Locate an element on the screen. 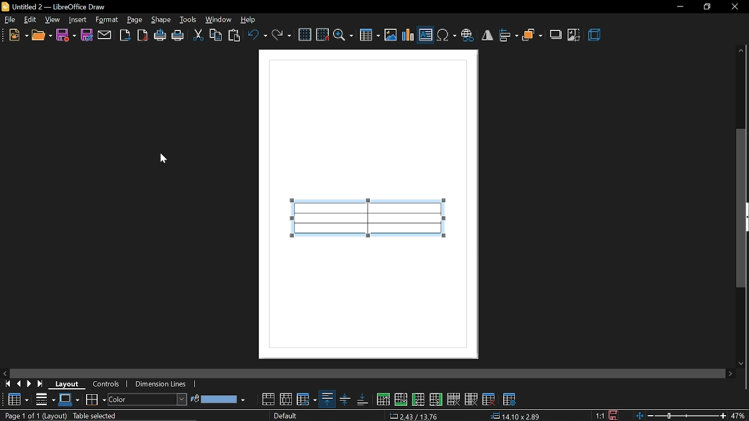 The width and height of the screenshot is (749, 421). tools is located at coordinates (189, 20).